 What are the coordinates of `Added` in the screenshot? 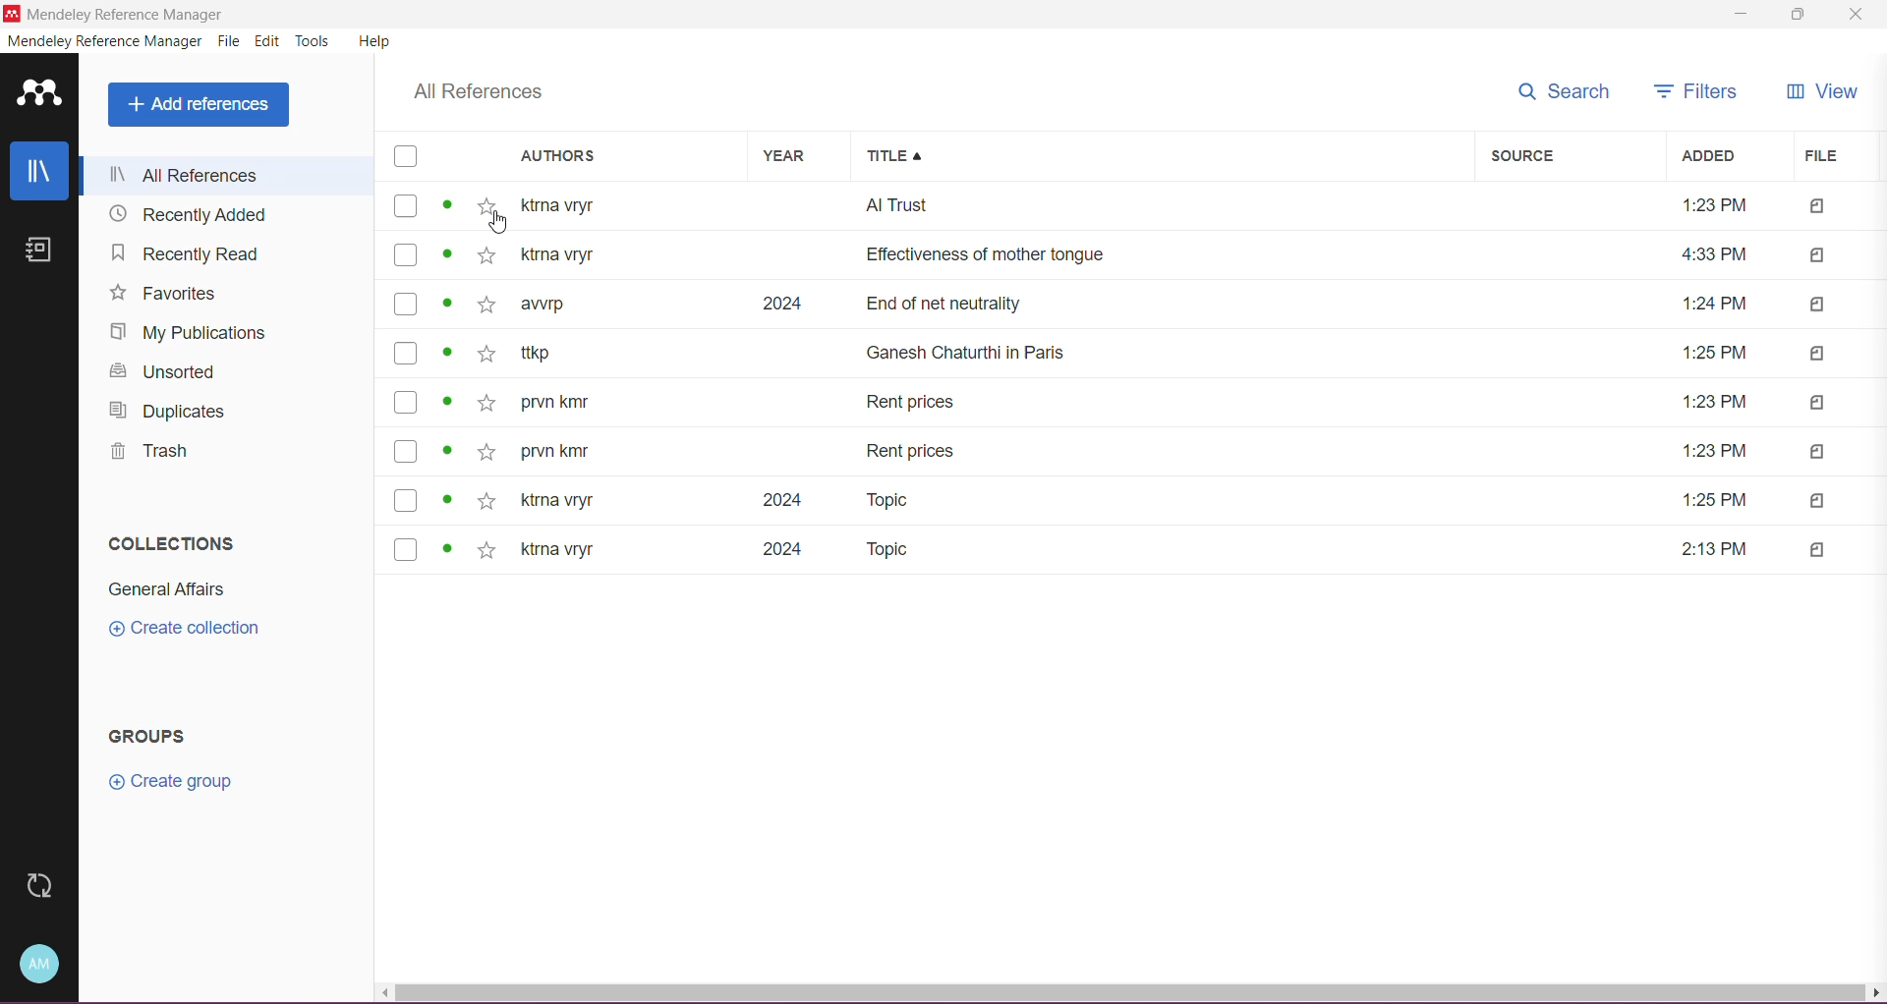 It's located at (1725, 156).